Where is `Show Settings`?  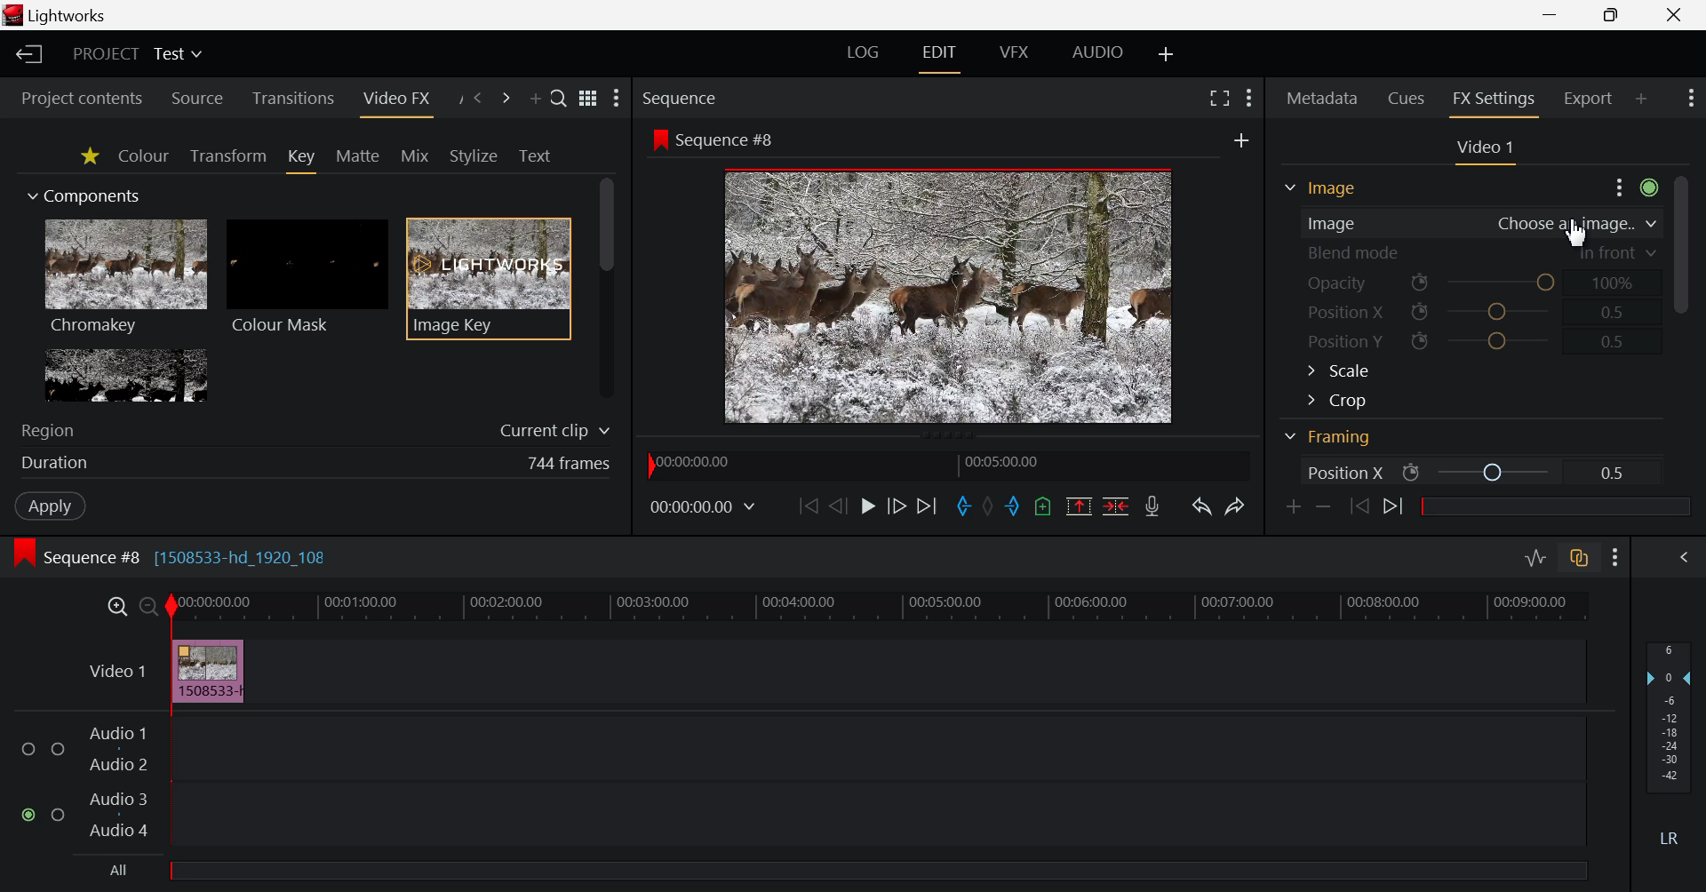 Show Settings is located at coordinates (620, 102).